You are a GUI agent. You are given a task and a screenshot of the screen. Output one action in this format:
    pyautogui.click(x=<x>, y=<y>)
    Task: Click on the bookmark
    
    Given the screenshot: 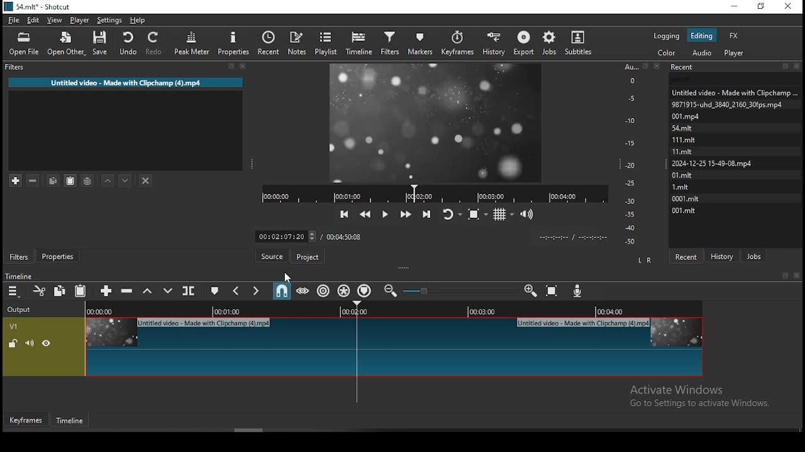 What is the action you would take?
    pyautogui.click(x=784, y=276)
    